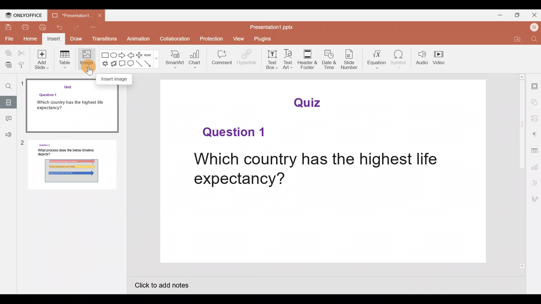 The image size is (541, 304). Describe the element at coordinates (196, 60) in the screenshot. I see `Chart` at that location.